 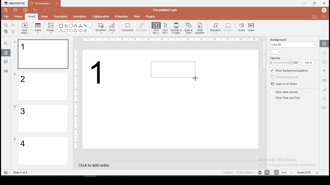 What do you see at coordinates (242, 28) in the screenshot?
I see `audio` at bounding box center [242, 28].